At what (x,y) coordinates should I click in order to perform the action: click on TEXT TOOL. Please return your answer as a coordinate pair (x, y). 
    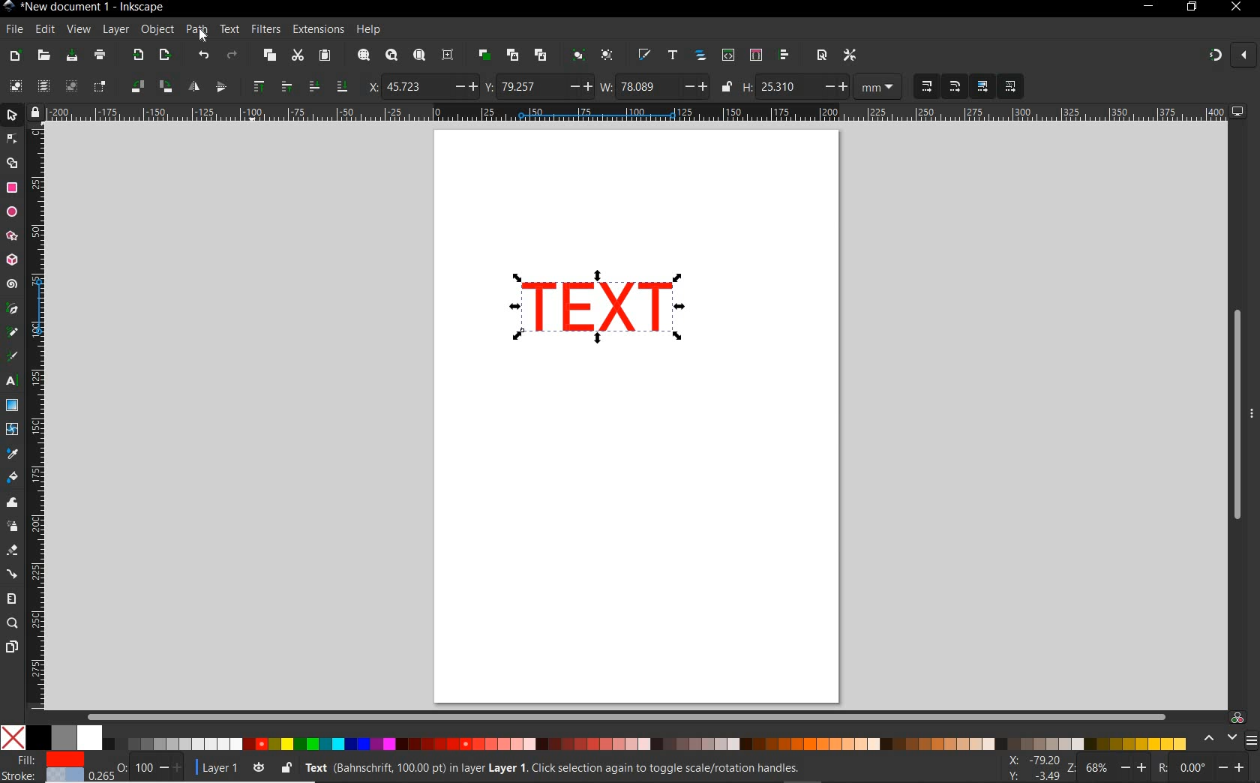
    Looking at the image, I should click on (13, 381).